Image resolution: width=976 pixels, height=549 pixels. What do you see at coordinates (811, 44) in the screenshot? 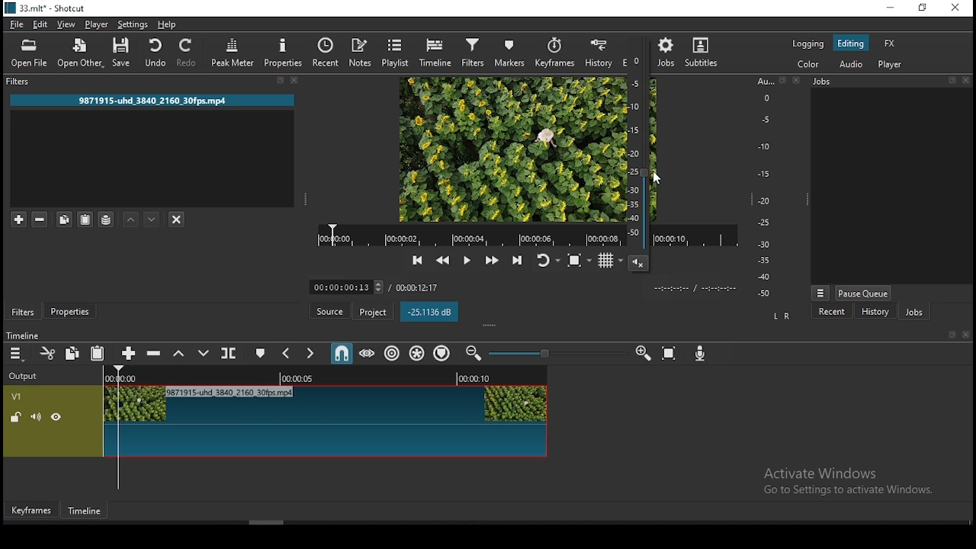
I see `logging` at bounding box center [811, 44].